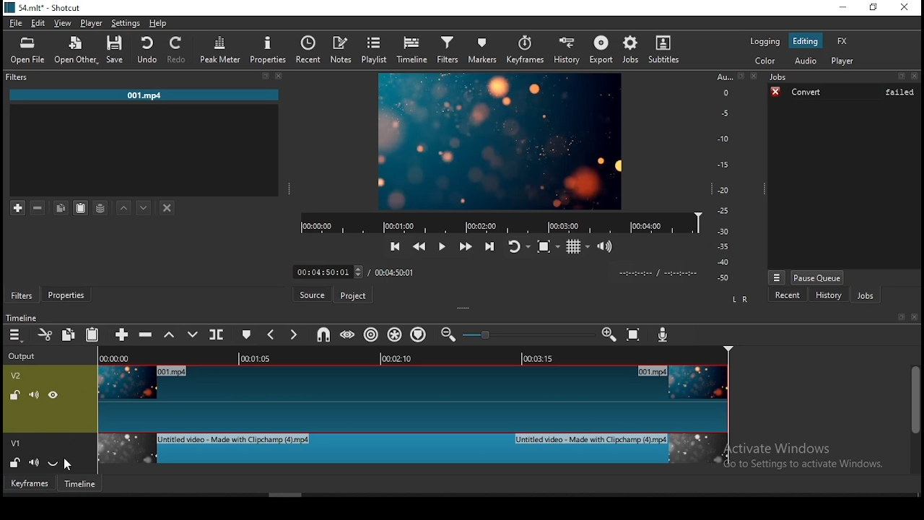 Image resolution: width=924 pixels, height=520 pixels. I want to click on save filter set, so click(101, 207).